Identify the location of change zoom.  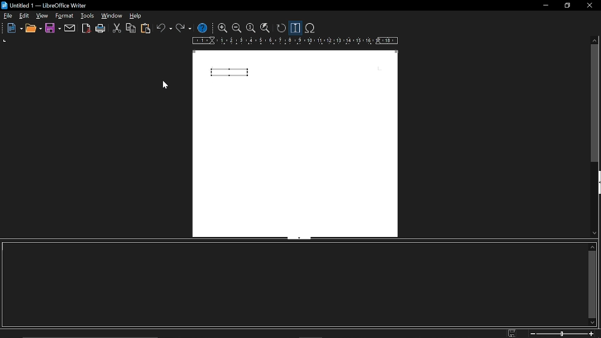
(562, 334).